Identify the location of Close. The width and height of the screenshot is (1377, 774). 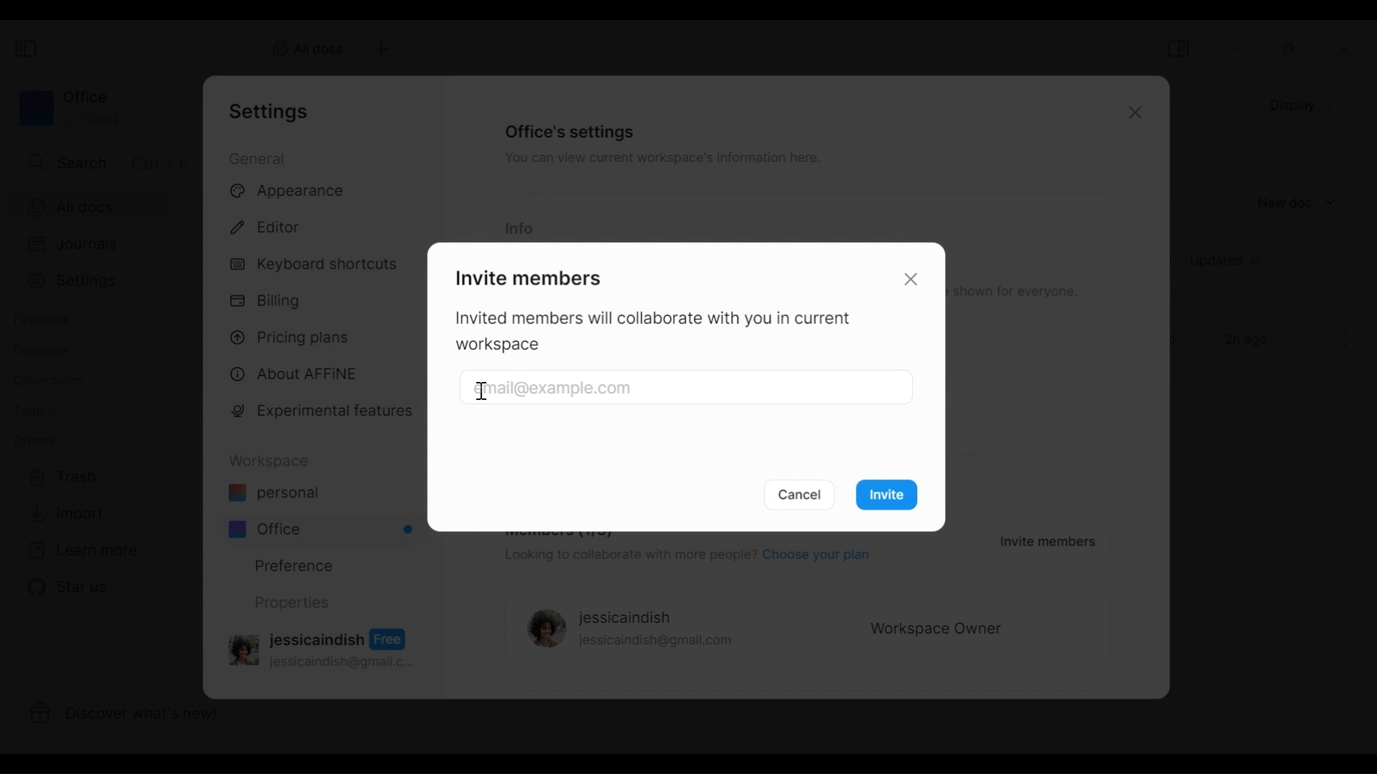
(1132, 115).